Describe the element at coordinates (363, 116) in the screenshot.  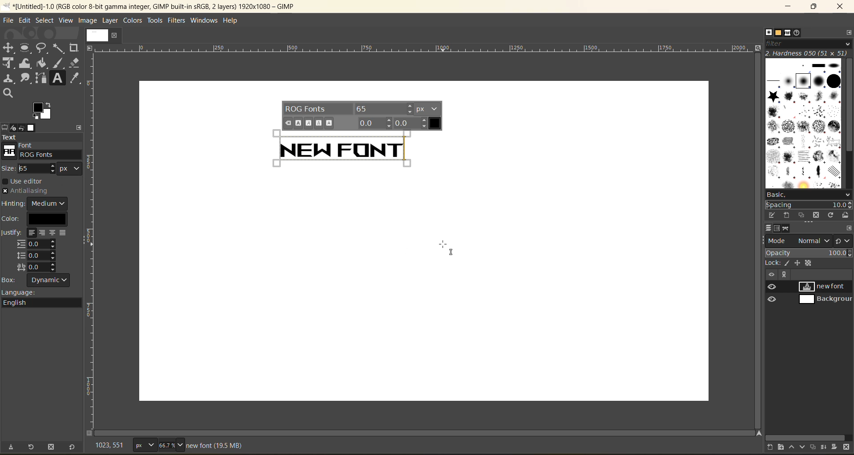
I see `text font options` at that location.